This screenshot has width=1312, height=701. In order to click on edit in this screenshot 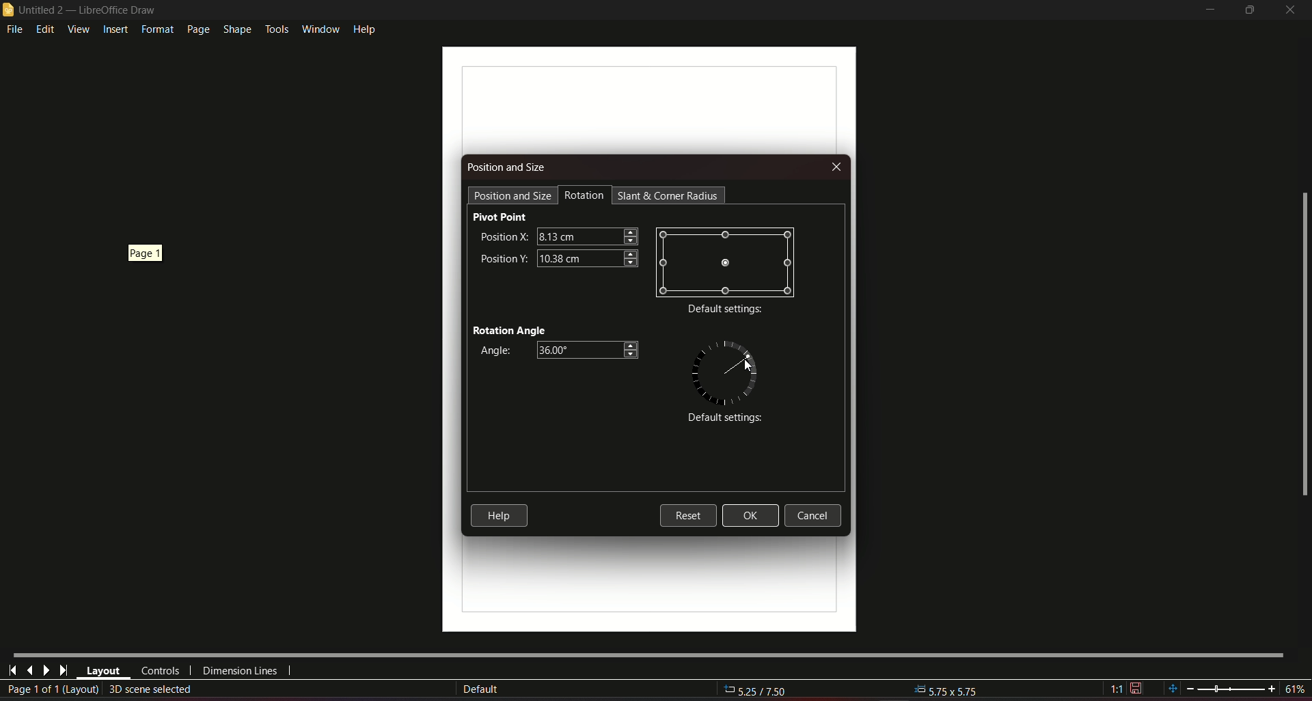, I will do `click(46, 29)`.